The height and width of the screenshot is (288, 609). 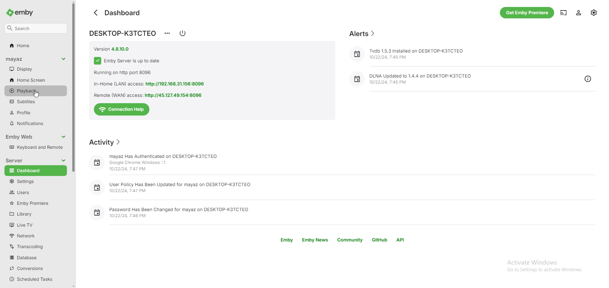 I want to click on settings, so click(x=593, y=13).